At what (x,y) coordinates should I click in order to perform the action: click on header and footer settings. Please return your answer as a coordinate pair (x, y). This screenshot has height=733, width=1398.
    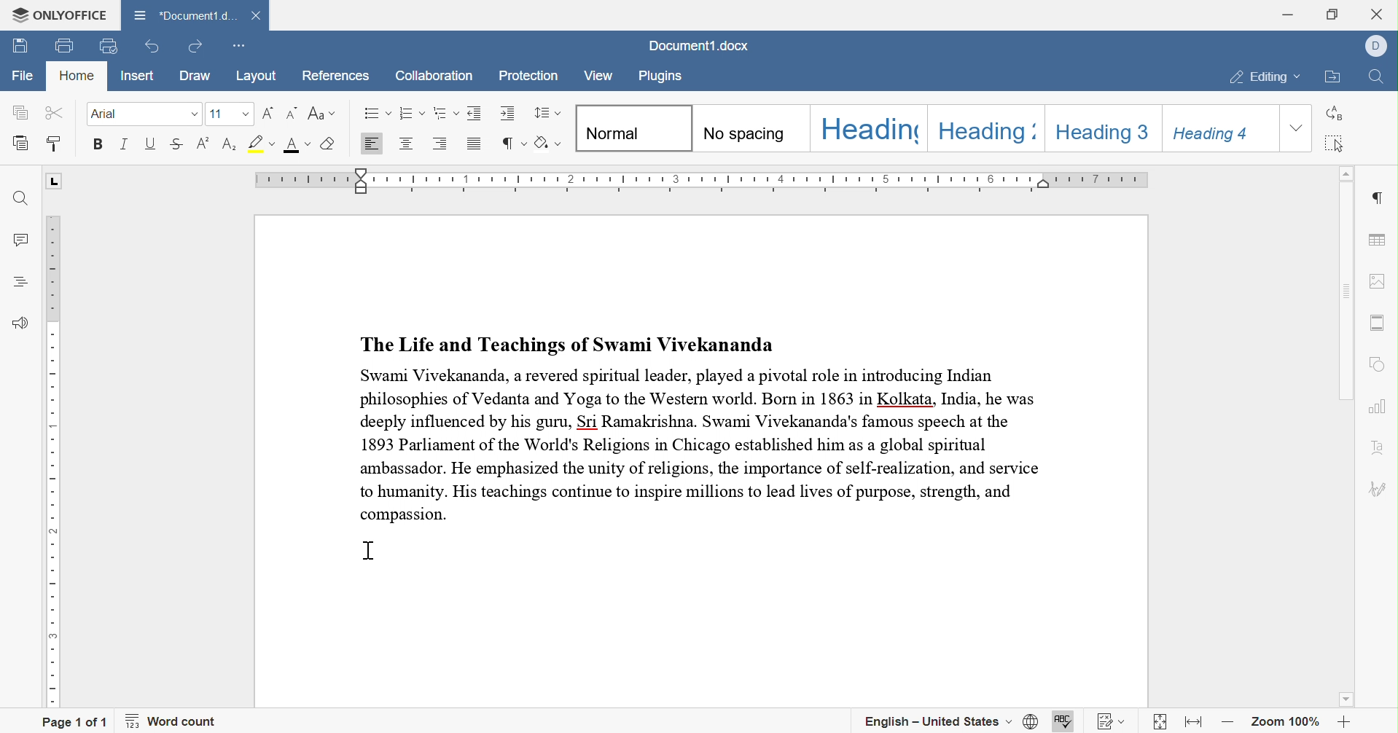
    Looking at the image, I should click on (1376, 323).